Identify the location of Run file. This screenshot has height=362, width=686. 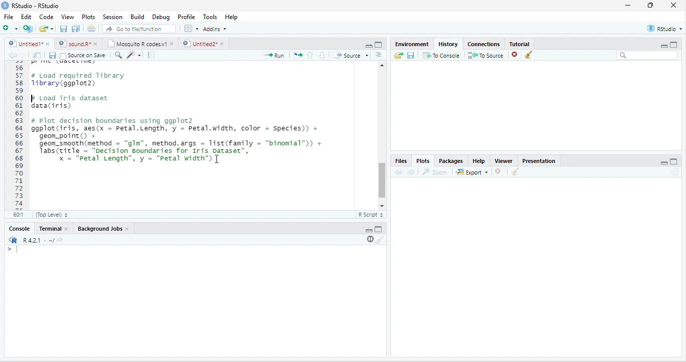
(274, 55).